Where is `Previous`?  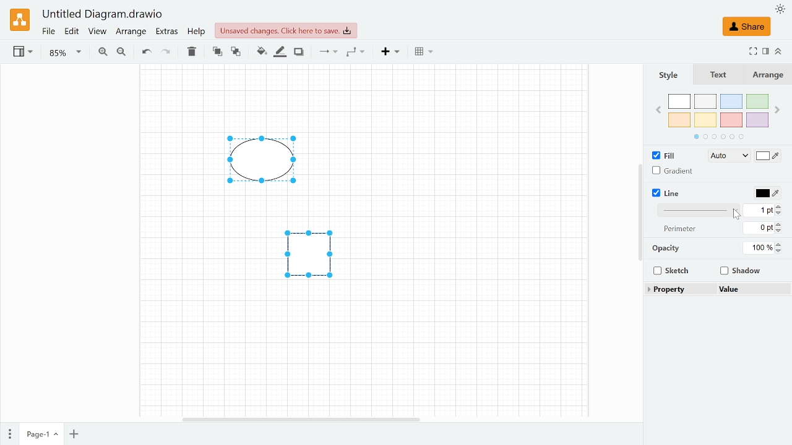
Previous is located at coordinates (657, 109).